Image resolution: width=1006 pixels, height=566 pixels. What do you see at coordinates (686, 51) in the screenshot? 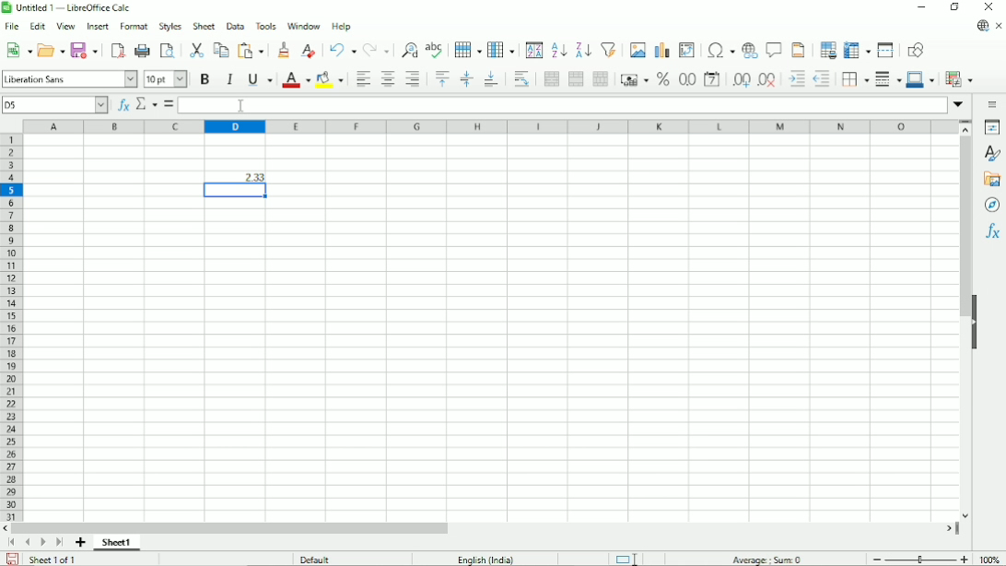
I see `Insert or edit pivot table` at bounding box center [686, 51].